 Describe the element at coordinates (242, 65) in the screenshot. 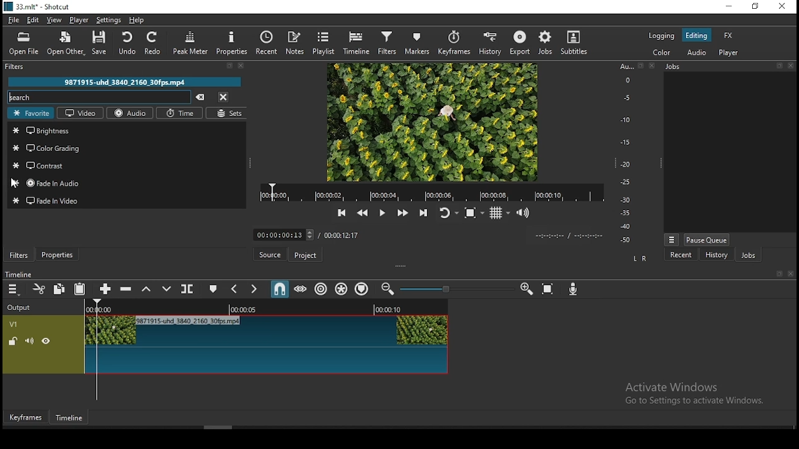

I see `close` at that location.